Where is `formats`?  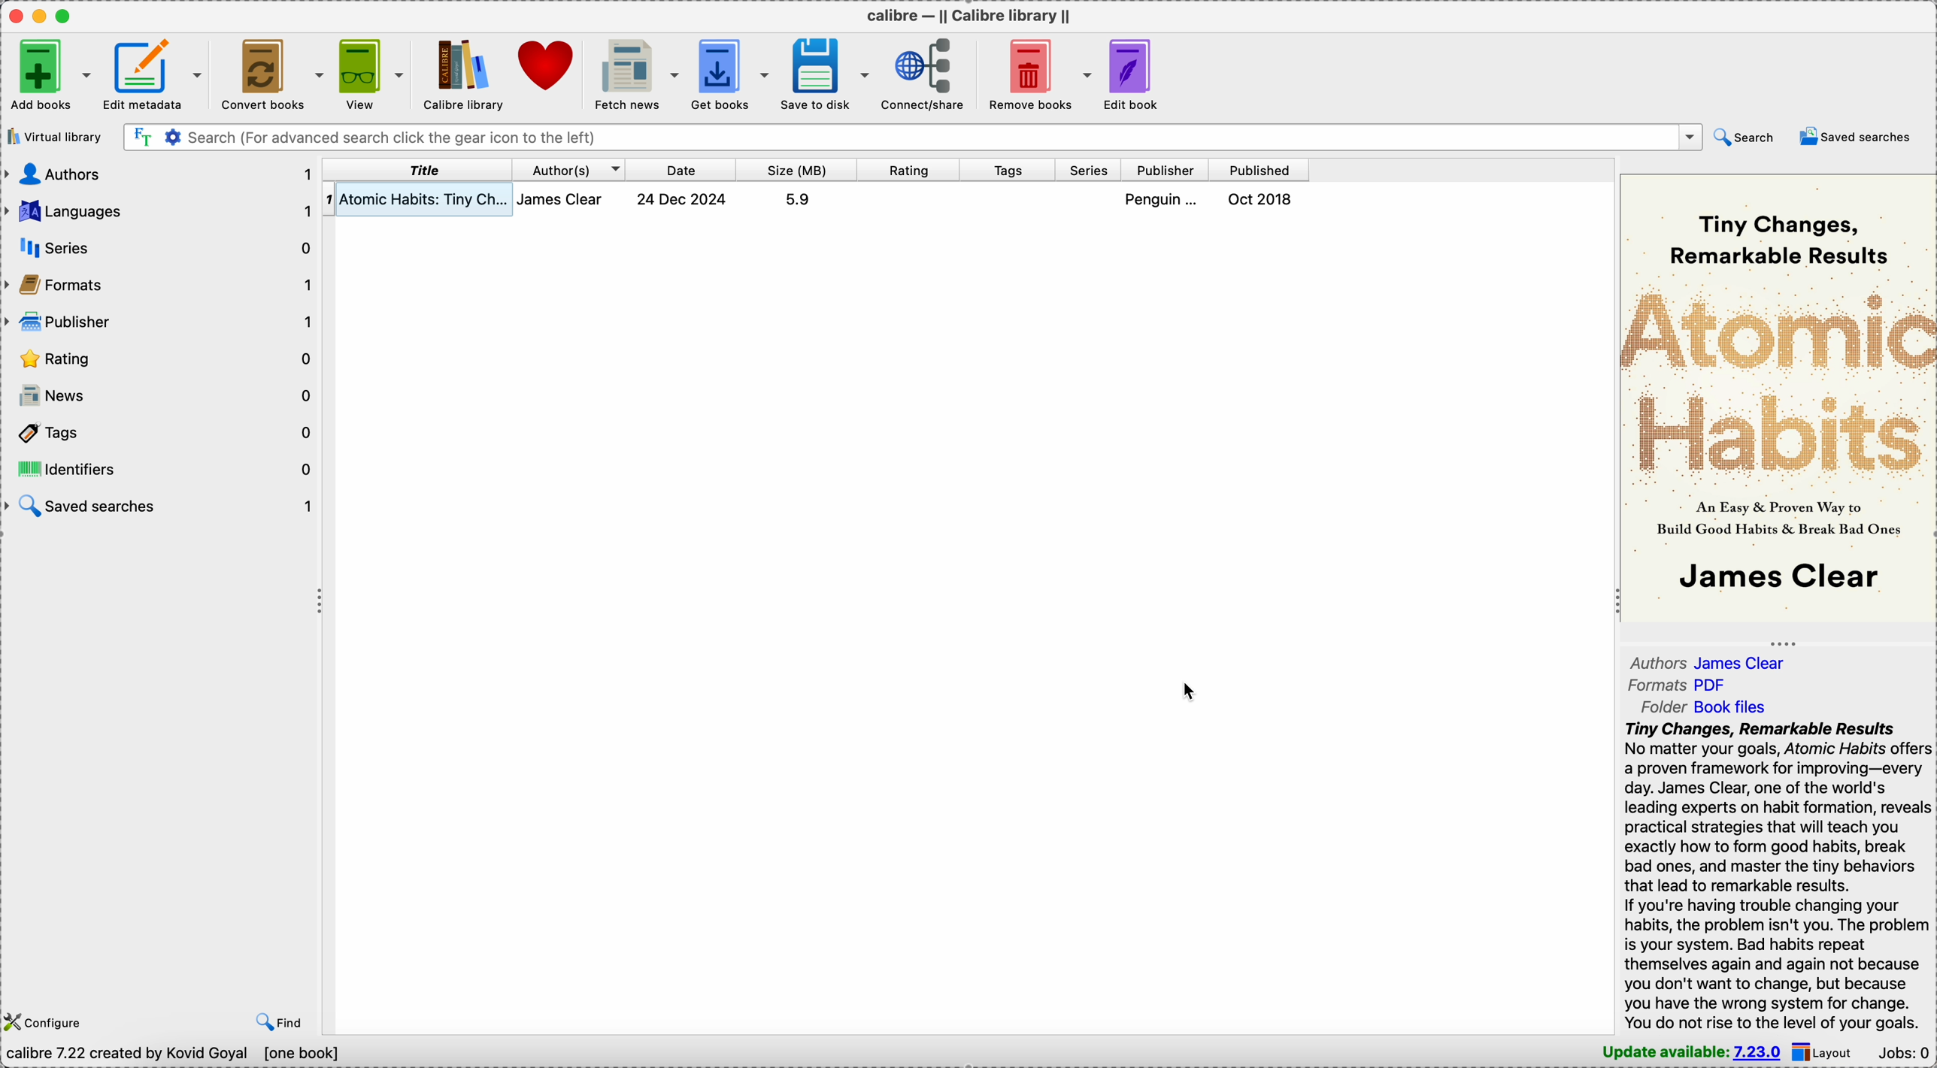 formats is located at coordinates (162, 287).